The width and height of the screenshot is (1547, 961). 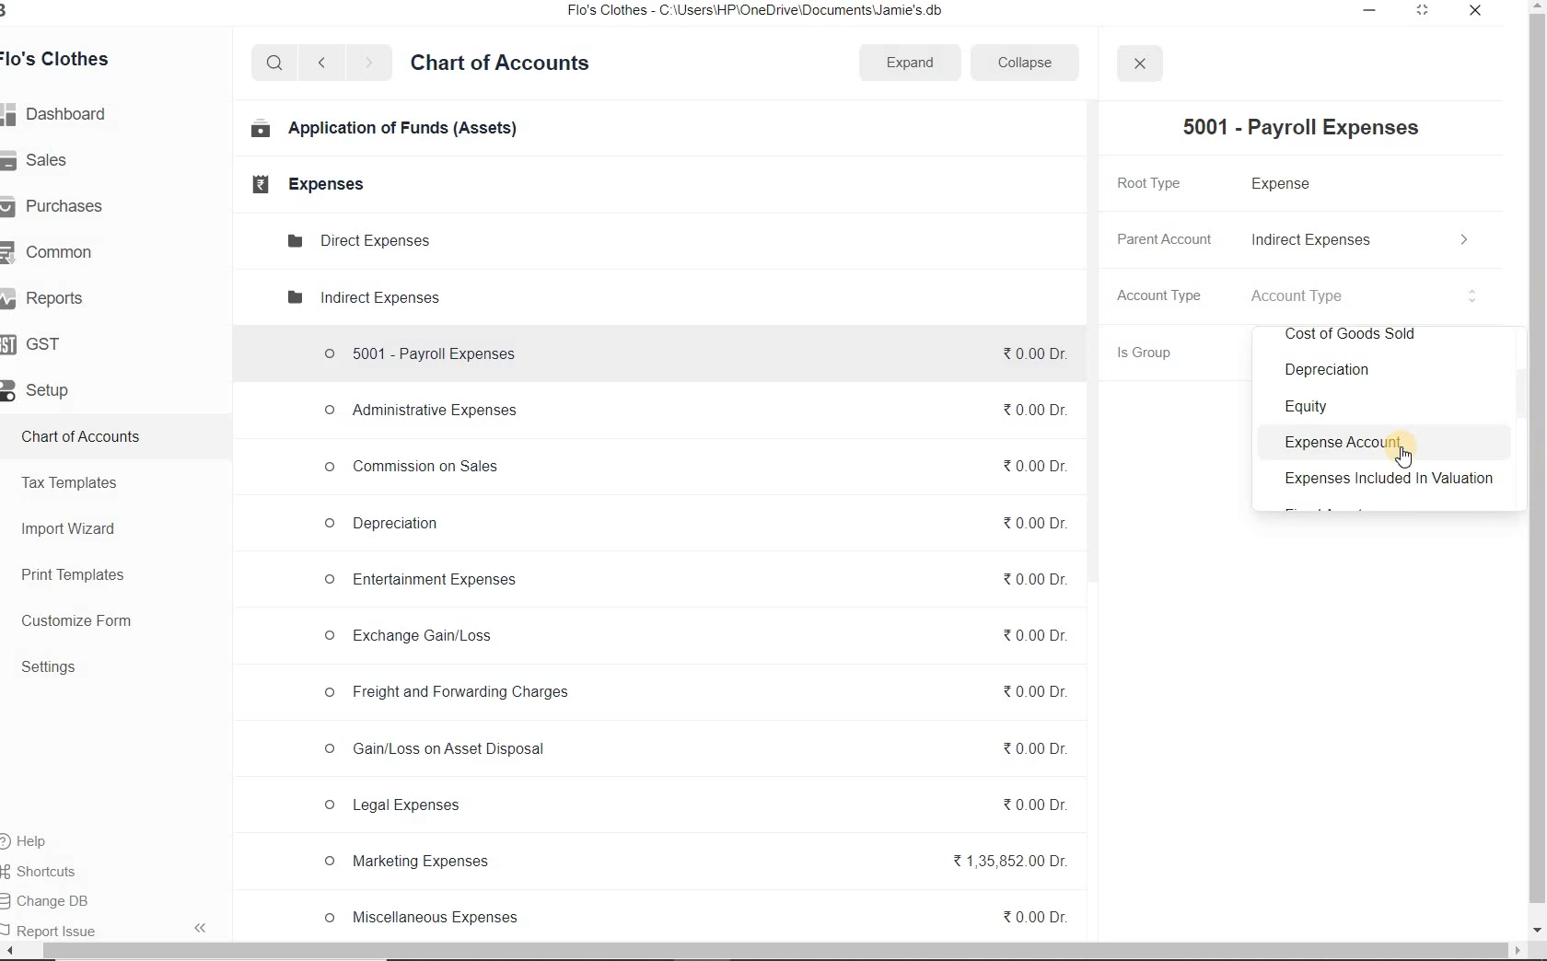 What do you see at coordinates (320, 64) in the screenshot?
I see `previous` at bounding box center [320, 64].